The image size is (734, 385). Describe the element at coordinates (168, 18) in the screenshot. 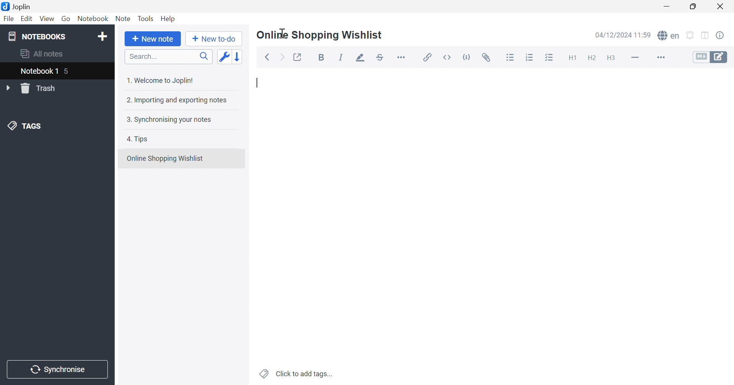

I see `Help` at that location.